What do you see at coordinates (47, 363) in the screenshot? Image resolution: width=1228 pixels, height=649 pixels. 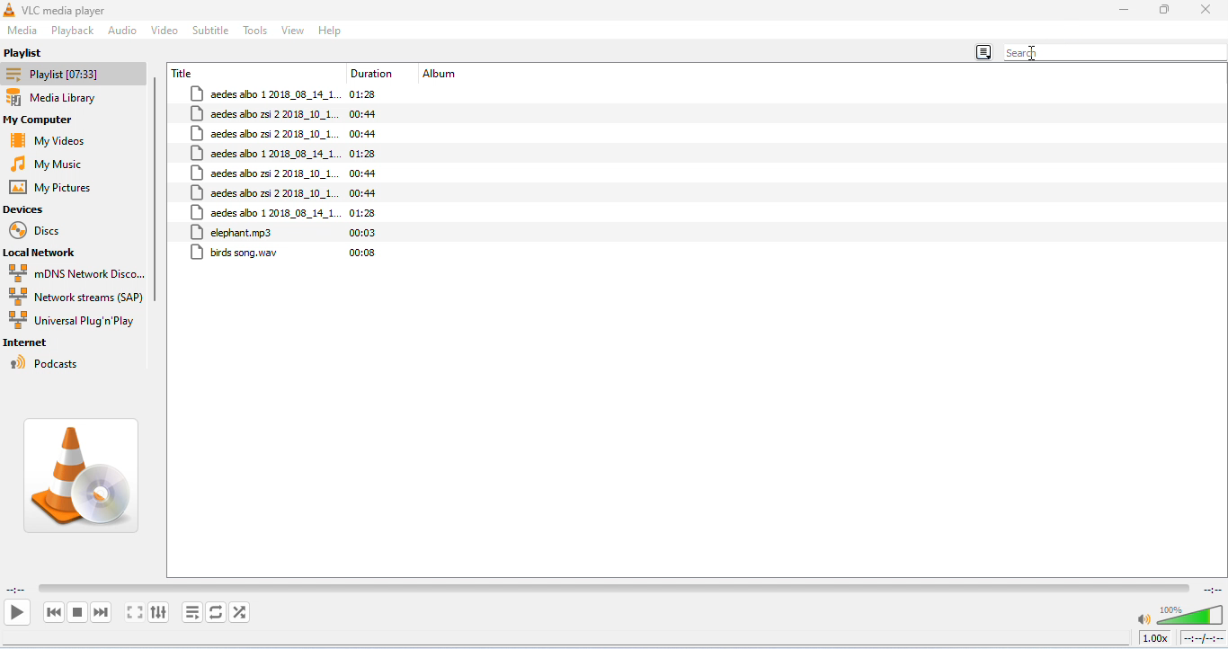 I see `podcasts` at bounding box center [47, 363].